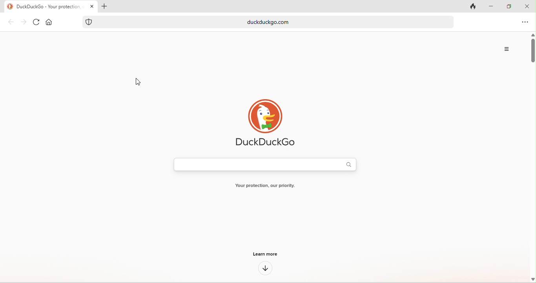  I want to click on vertical scroll bar, so click(532, 47).